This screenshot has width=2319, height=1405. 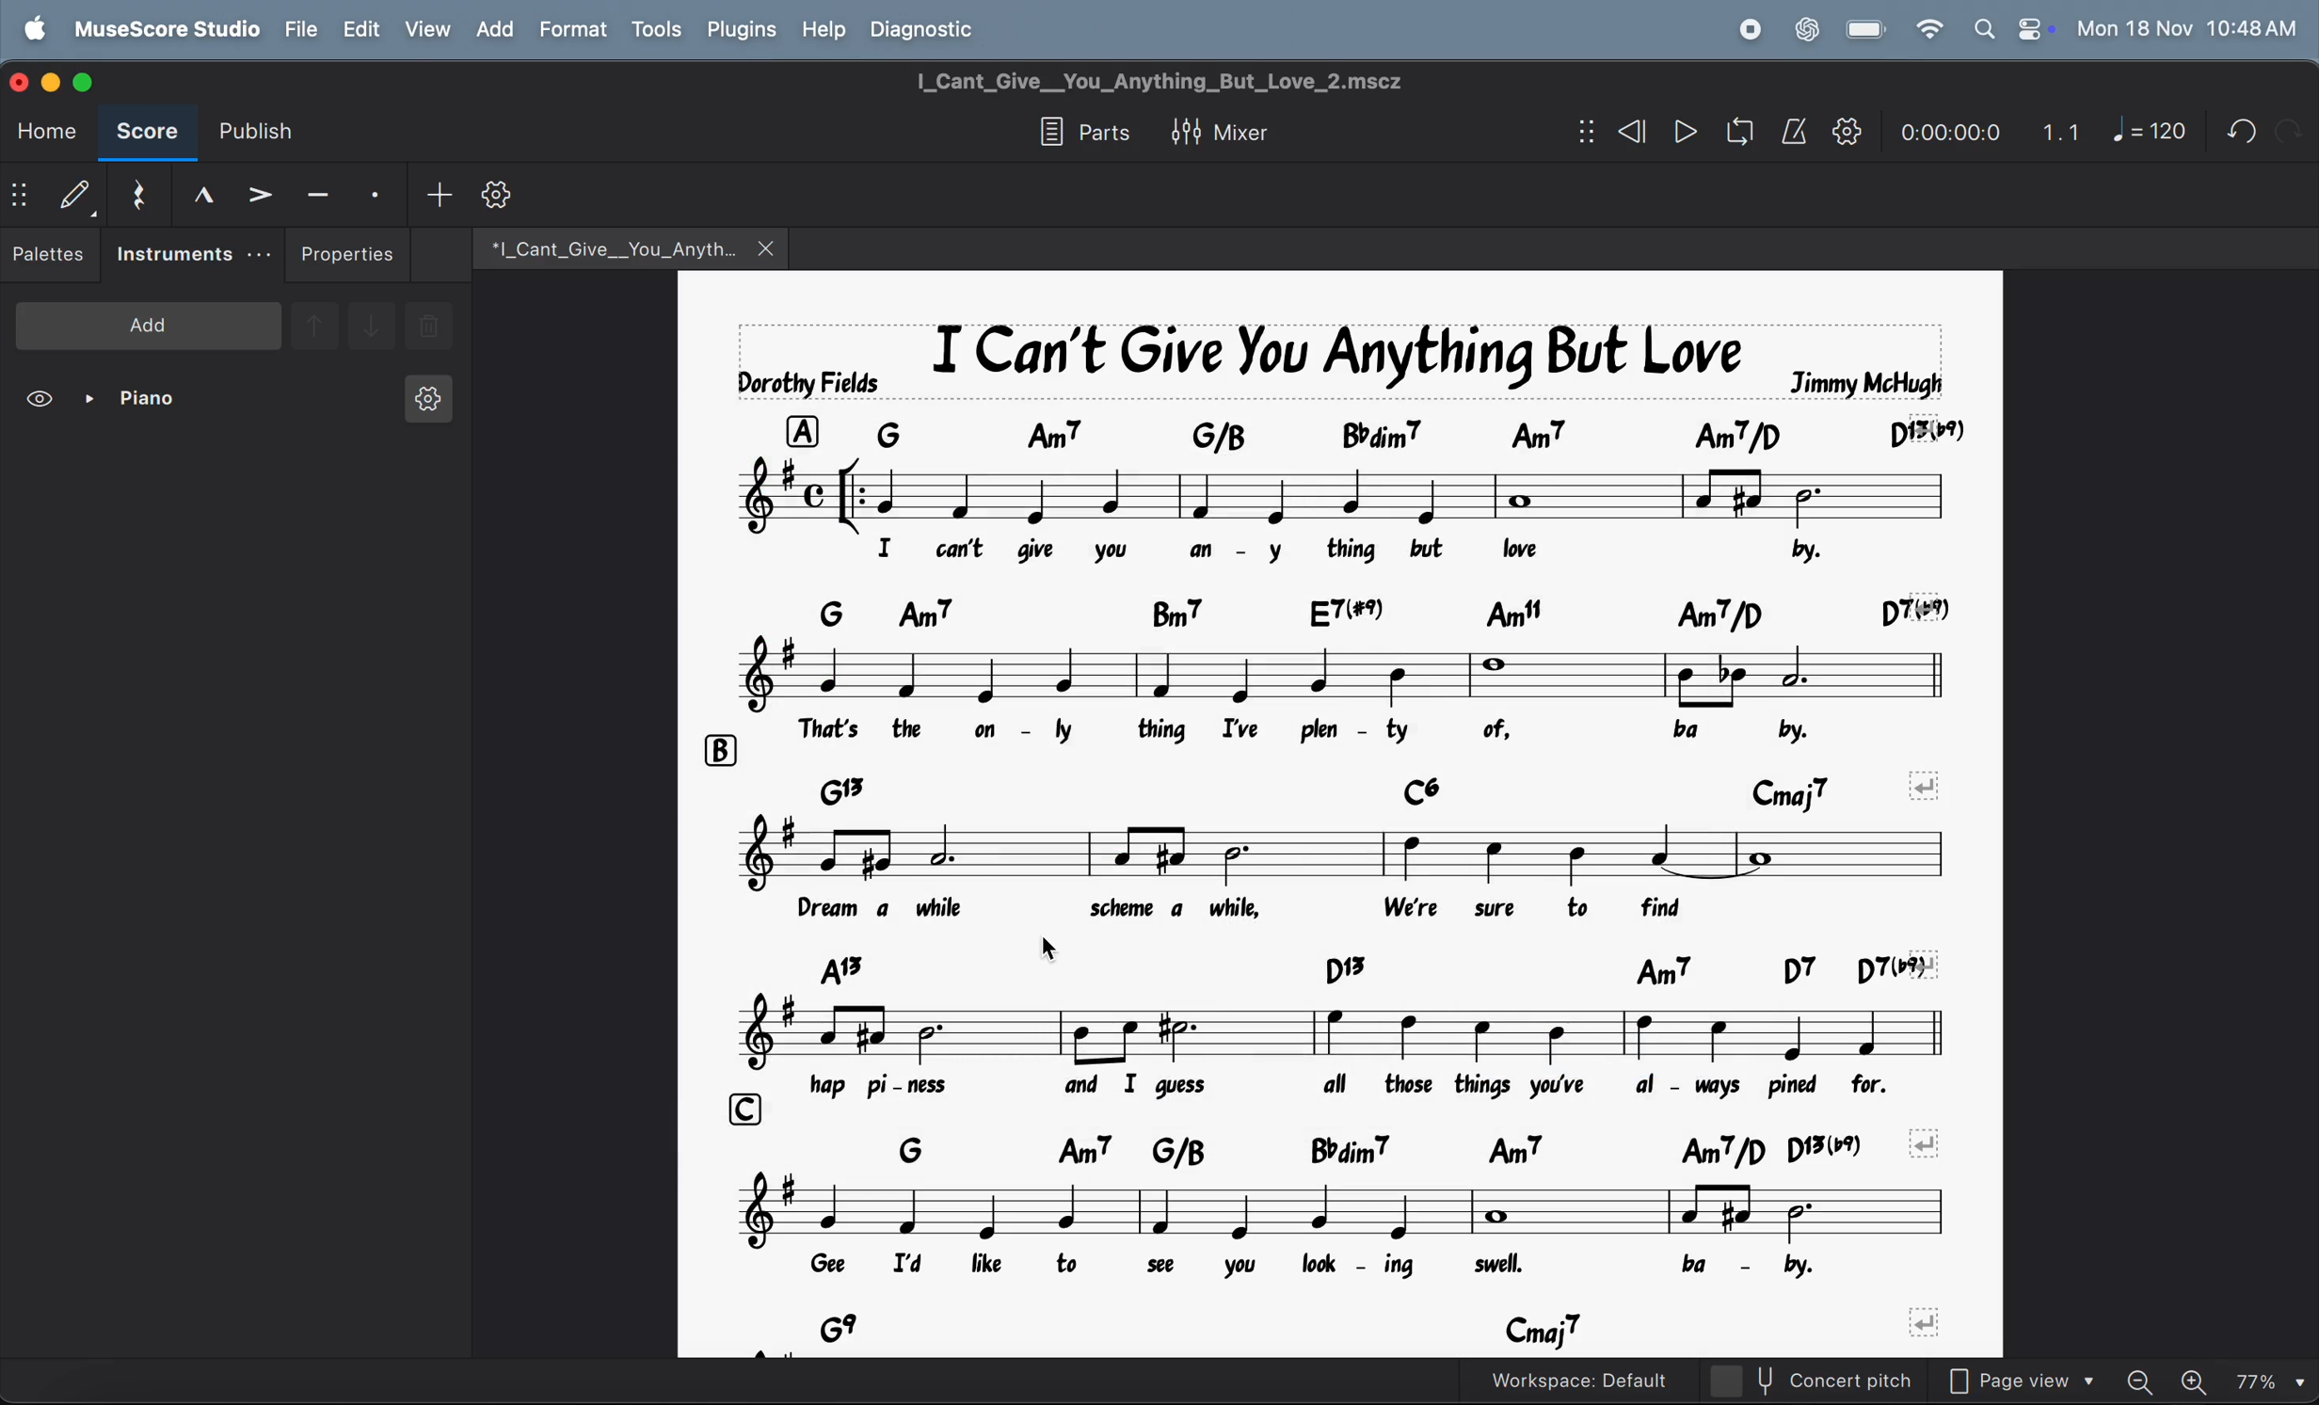 I want to click on apple menu, so click(x=39, y=27).